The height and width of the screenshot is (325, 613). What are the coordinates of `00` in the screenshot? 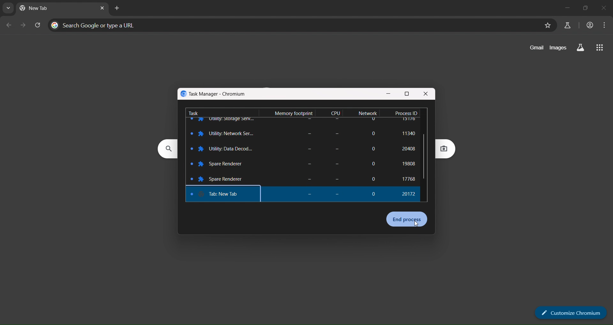 It's located at (338, 195).